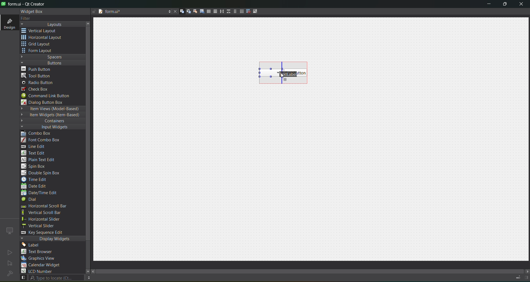  What do you see at coordinates (38, 271) in the screenshot?
I see `lcd number` at bounding box center [38, 271].